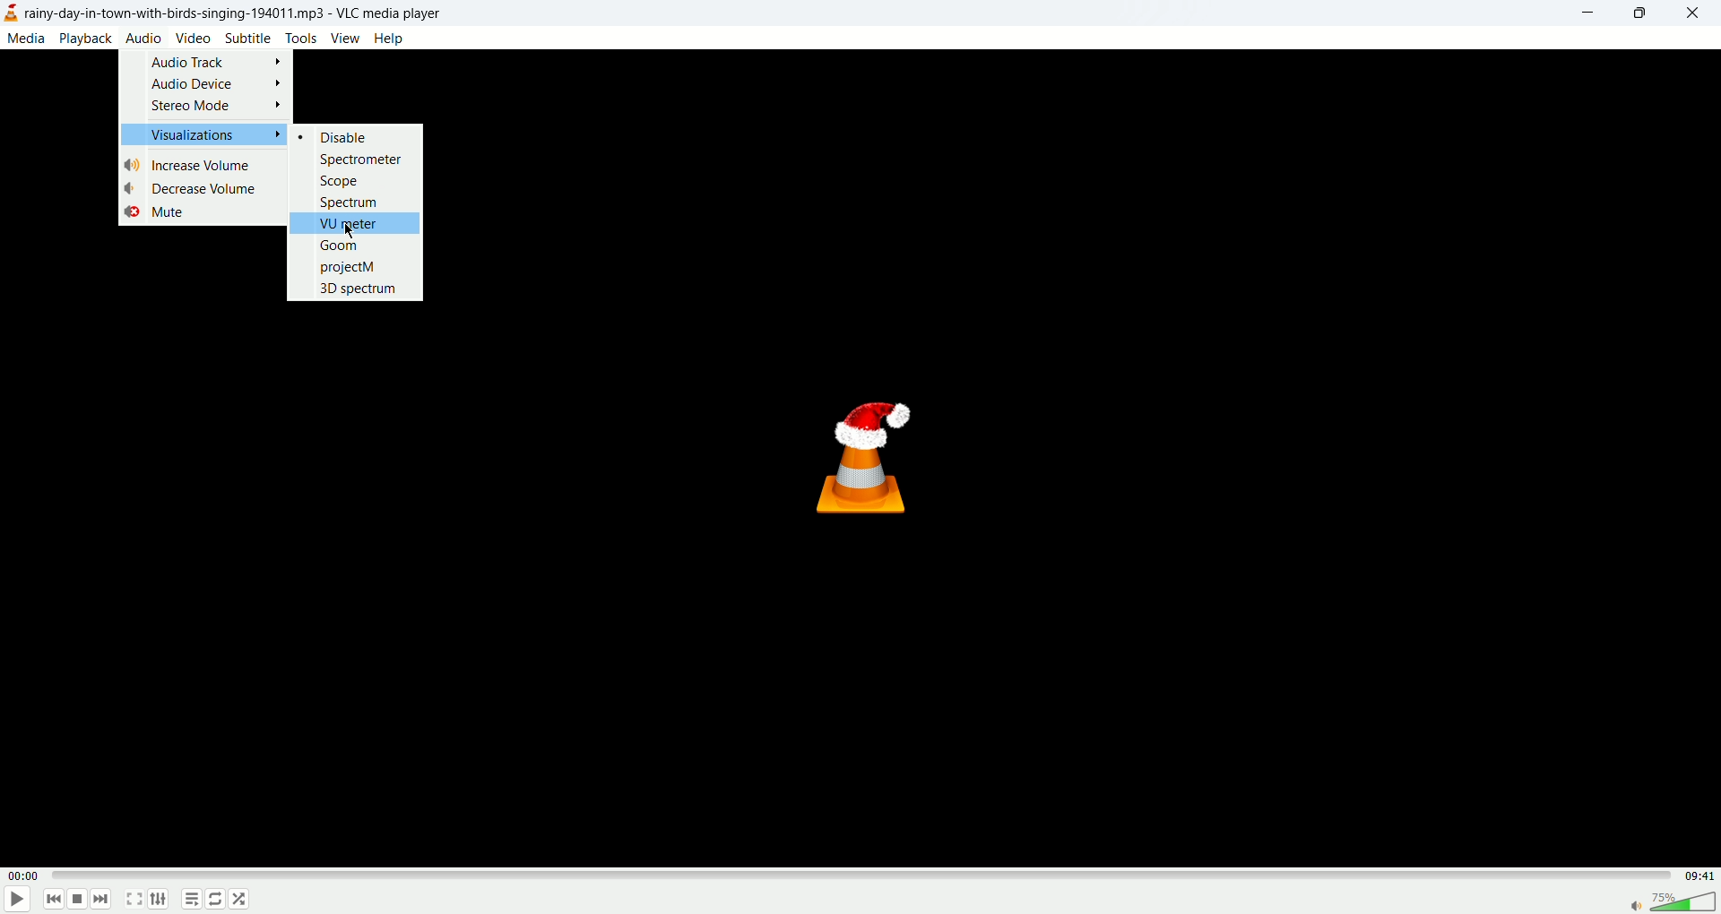 This screenshot has height=914, width=1721. What do you see at coordinates (18, 900) in the screenshot?
I see `play/pause` at bounding box center [18, 900].